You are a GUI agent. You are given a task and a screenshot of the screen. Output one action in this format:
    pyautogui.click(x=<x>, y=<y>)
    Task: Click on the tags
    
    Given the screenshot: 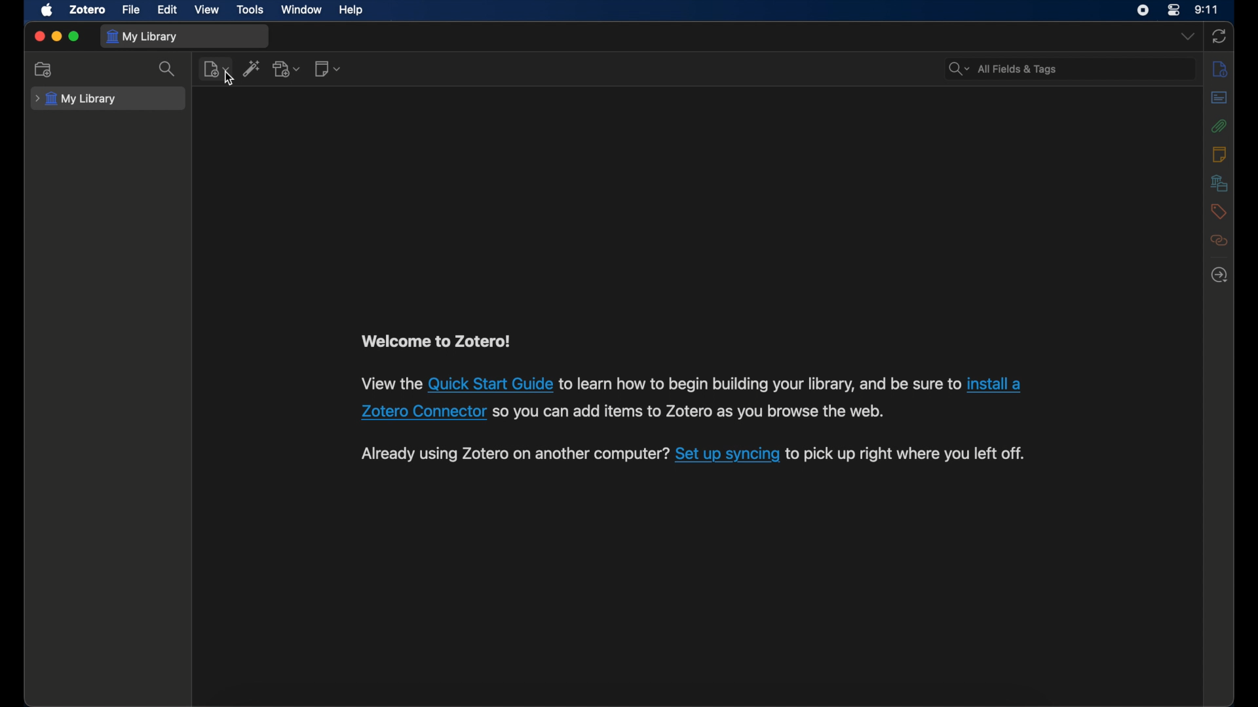 What is the action you would take?
    pyautogui.click(x=1219, y=211)
    